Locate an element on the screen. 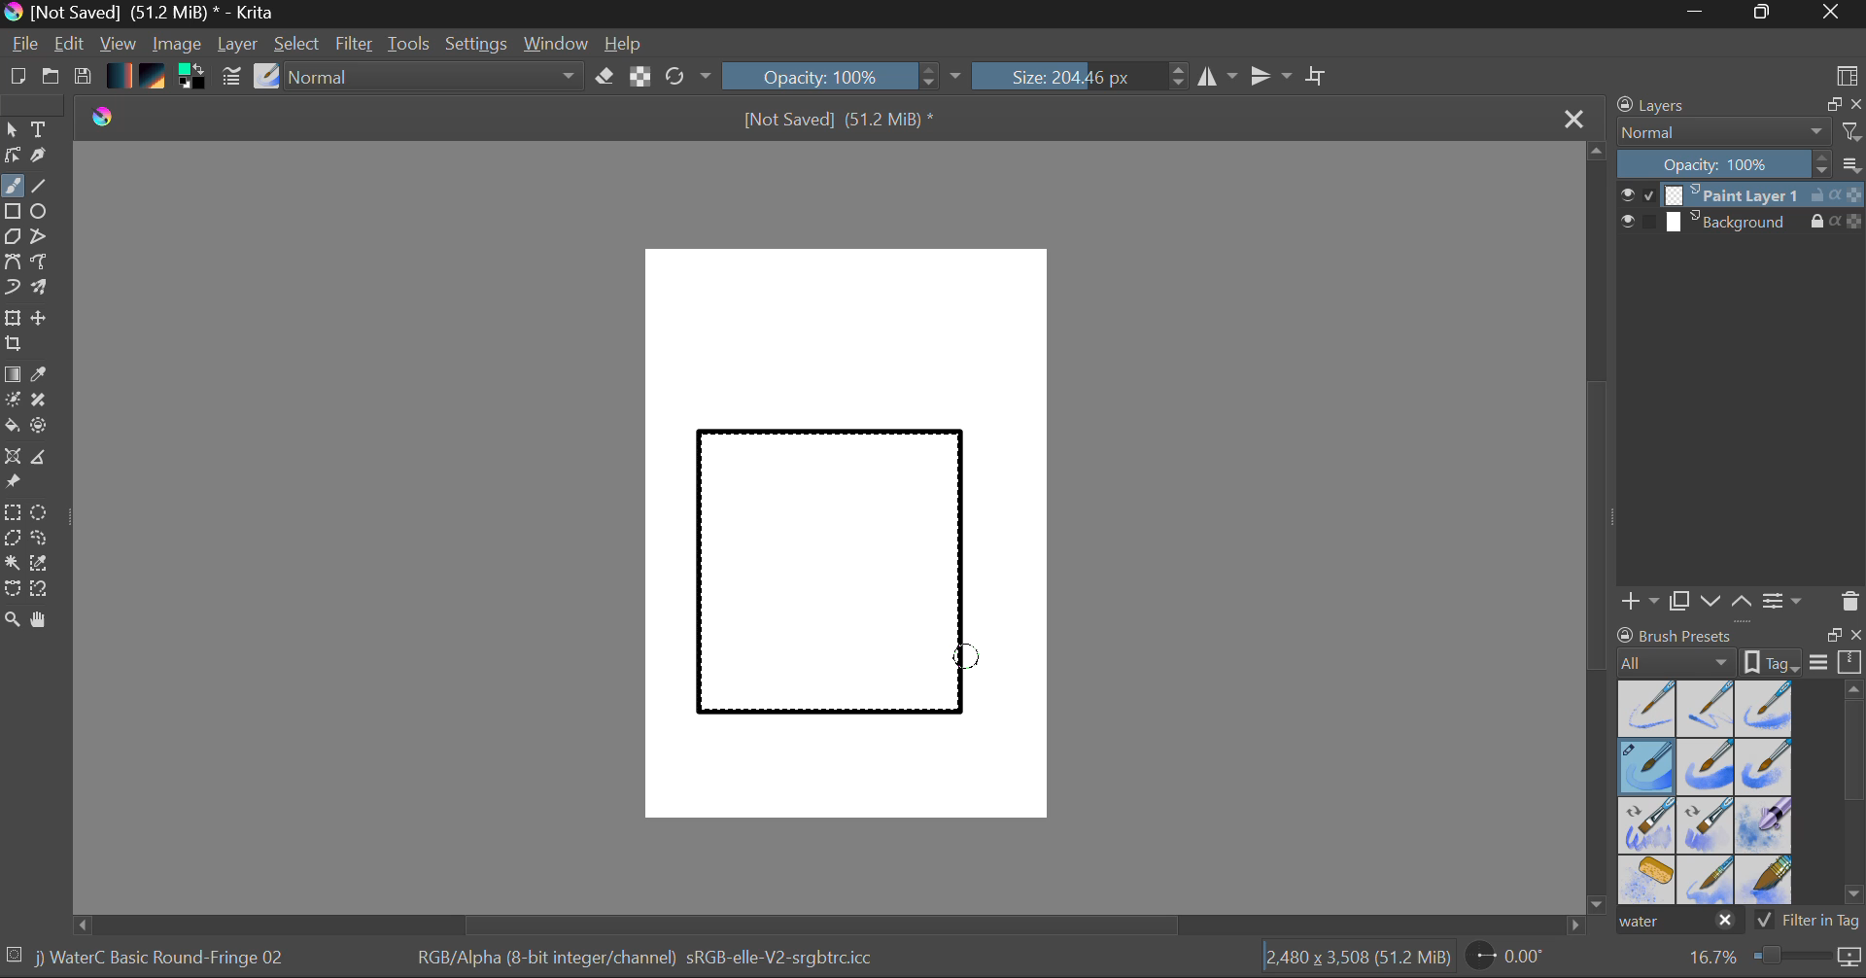 The width and height of the screenshot is (1866, 978). Smart Assistant is located at coordinates (12, 459).